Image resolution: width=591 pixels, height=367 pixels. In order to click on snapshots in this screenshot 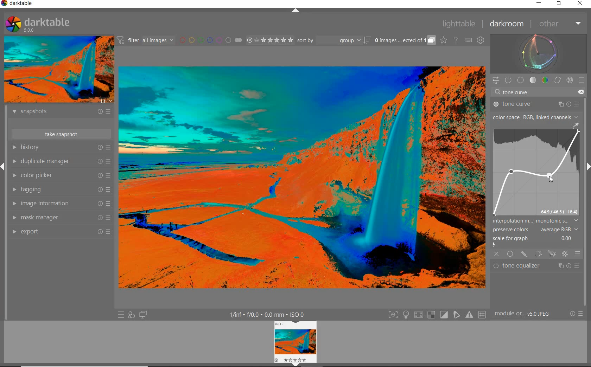, I will do `click(63, 112)`.